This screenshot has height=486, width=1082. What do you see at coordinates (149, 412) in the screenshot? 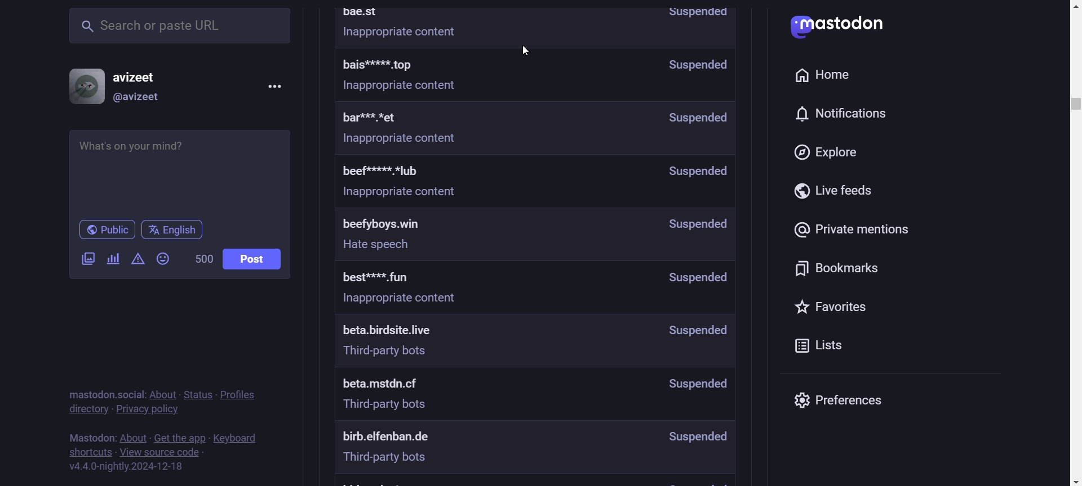
I see `privacy policy` at bounding box center [149, 412].